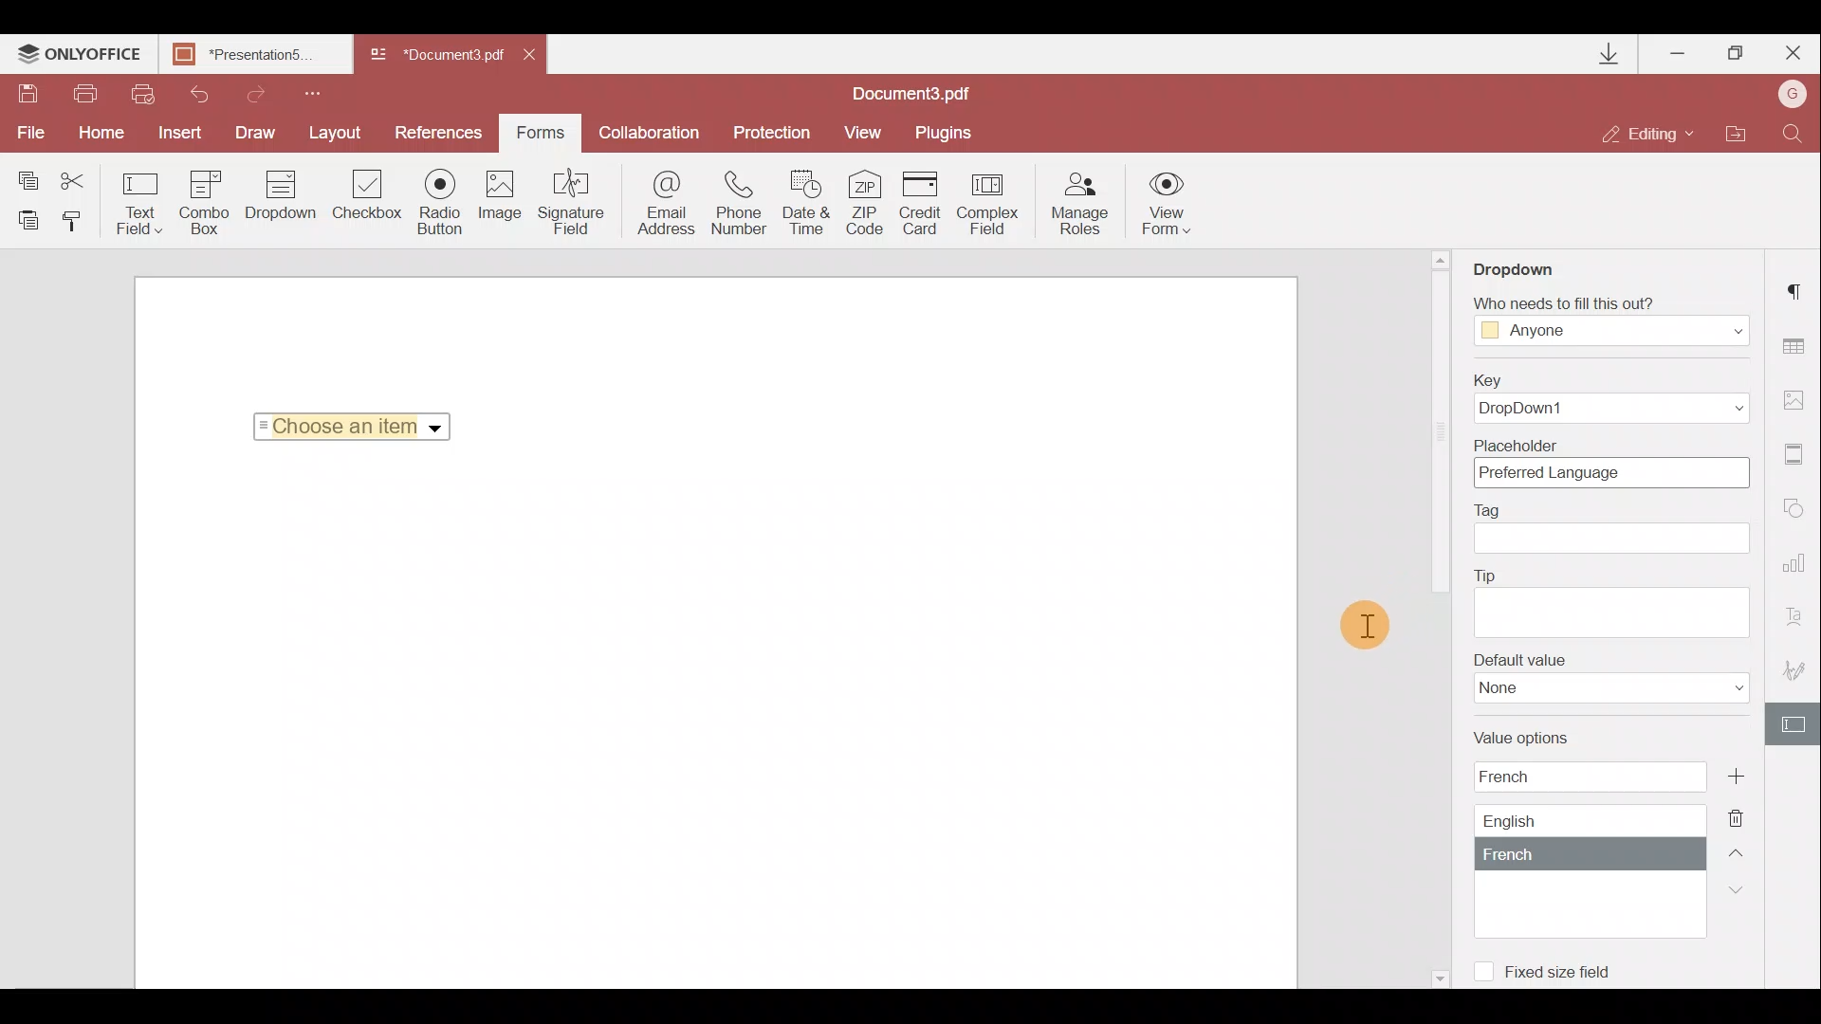 This screenshot has height=1024, width=1821. What do you see at coordinates (502, 204) in the screenshot?
I see `Image` at bounding box center [502, 204].